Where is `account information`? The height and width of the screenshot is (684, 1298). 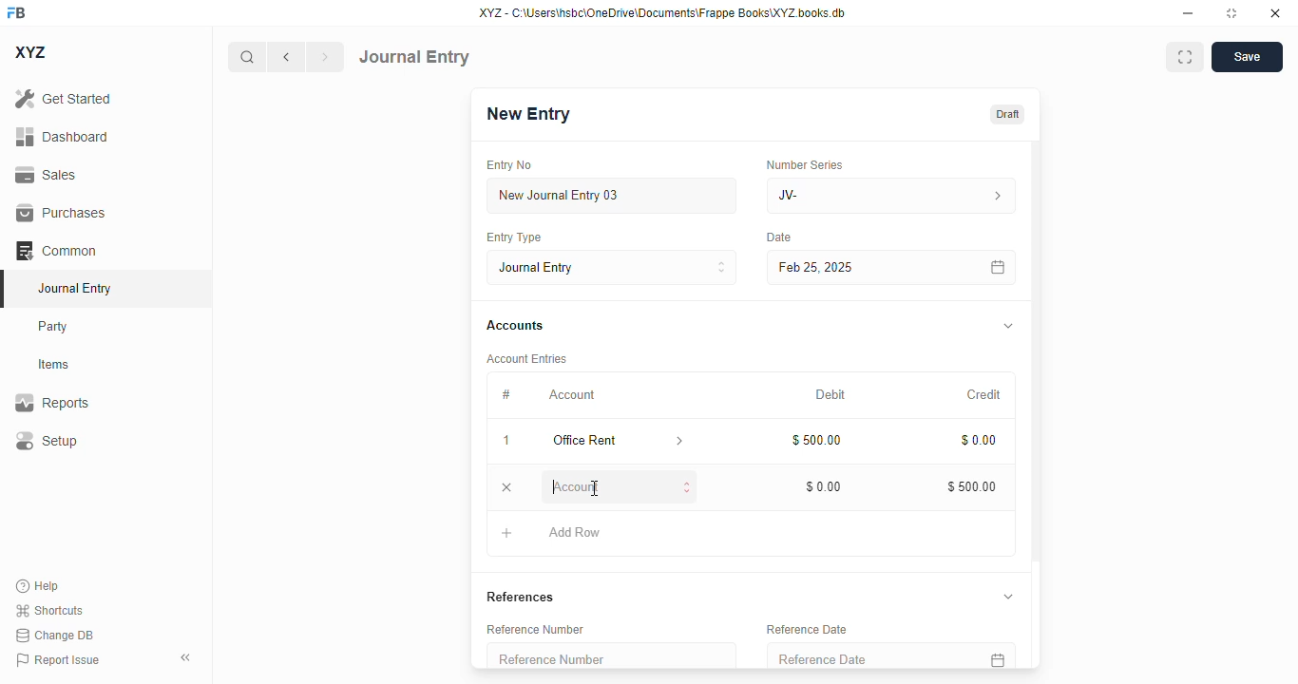
account information is located at coordinates (680, 442).